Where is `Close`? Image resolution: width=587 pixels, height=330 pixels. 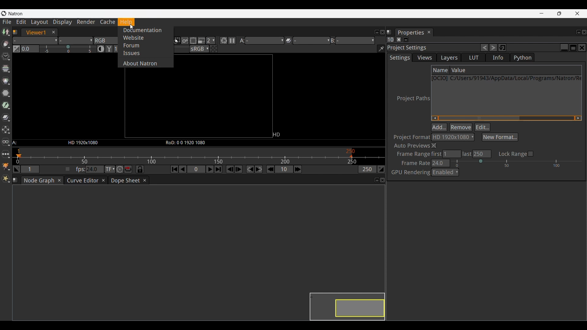 Close is located at coordinates (53, 32).